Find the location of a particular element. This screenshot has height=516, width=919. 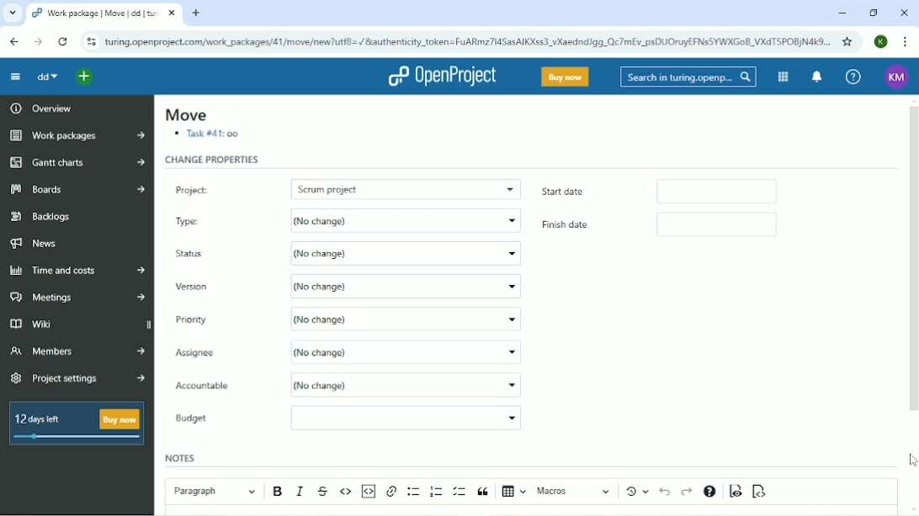

(No change) is located at coordinates (407, 318).